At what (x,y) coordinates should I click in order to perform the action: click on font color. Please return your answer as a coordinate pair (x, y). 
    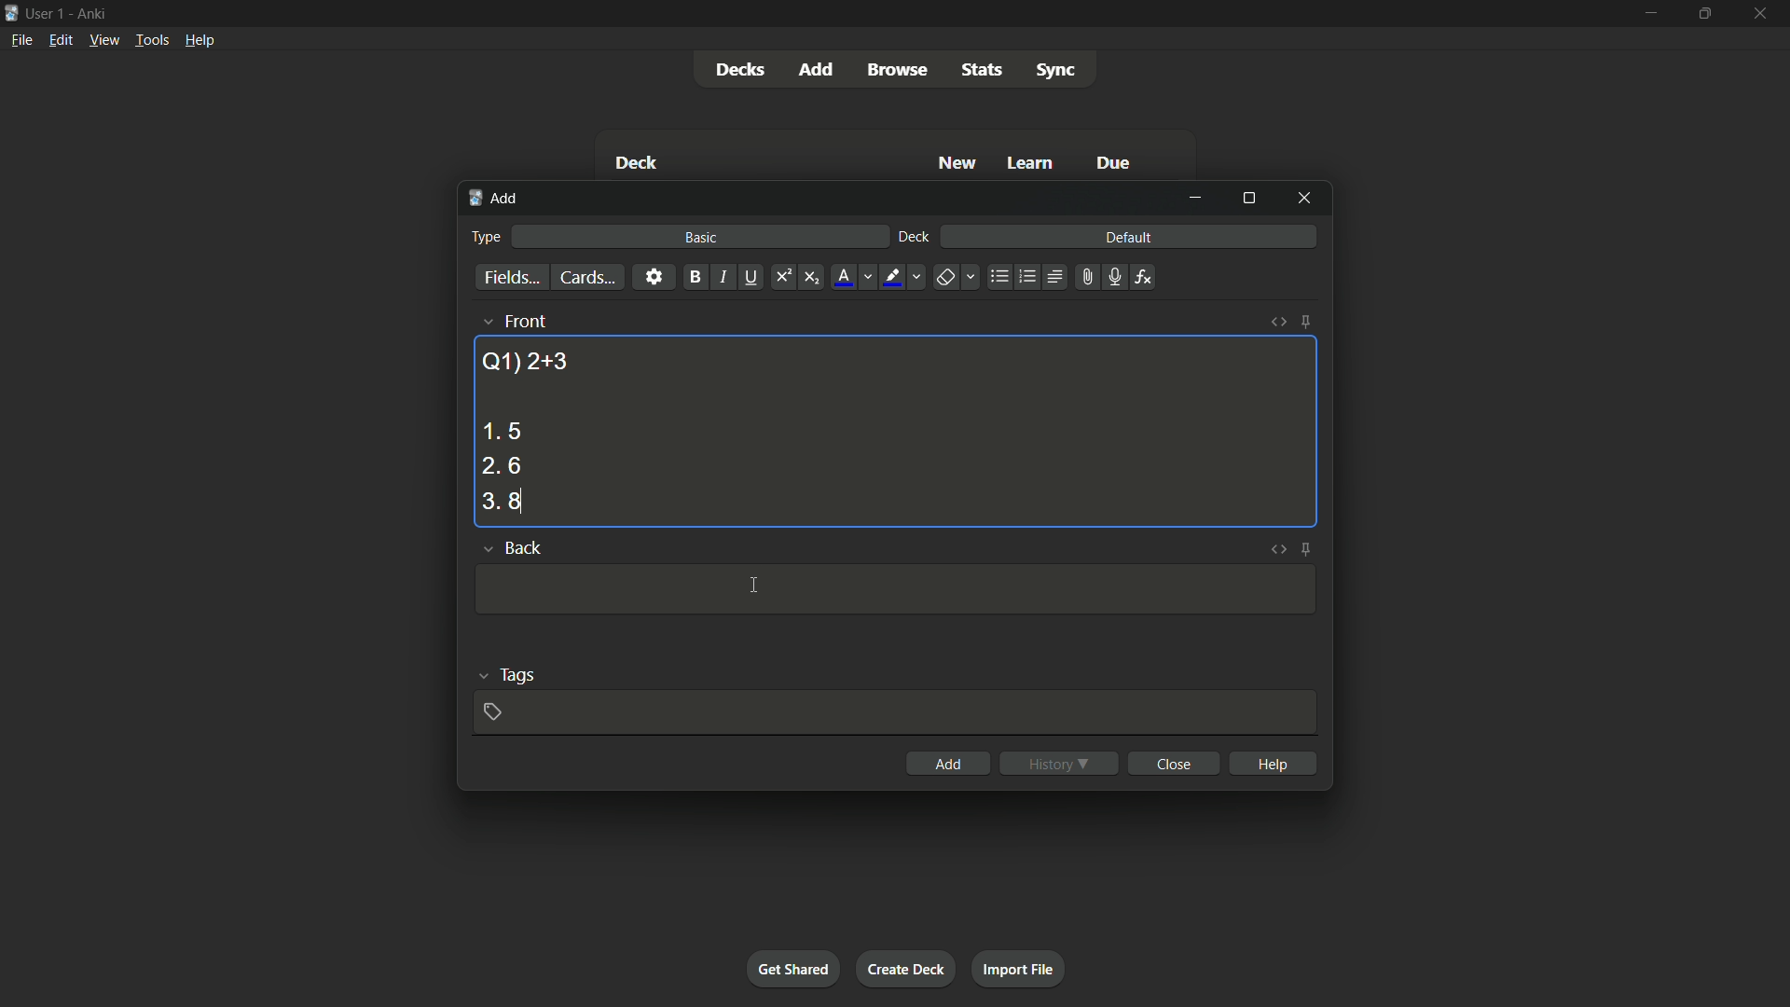
    Looking at the image, I should click on (845, 277).